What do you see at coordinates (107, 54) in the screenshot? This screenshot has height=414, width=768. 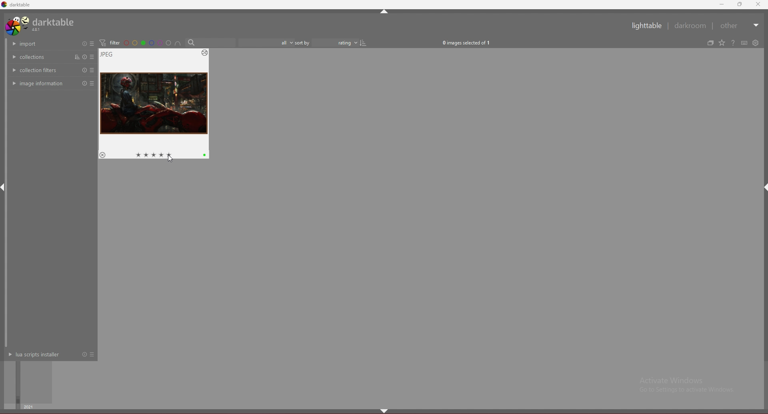 I see `image type` at bounding box center [107, 54].